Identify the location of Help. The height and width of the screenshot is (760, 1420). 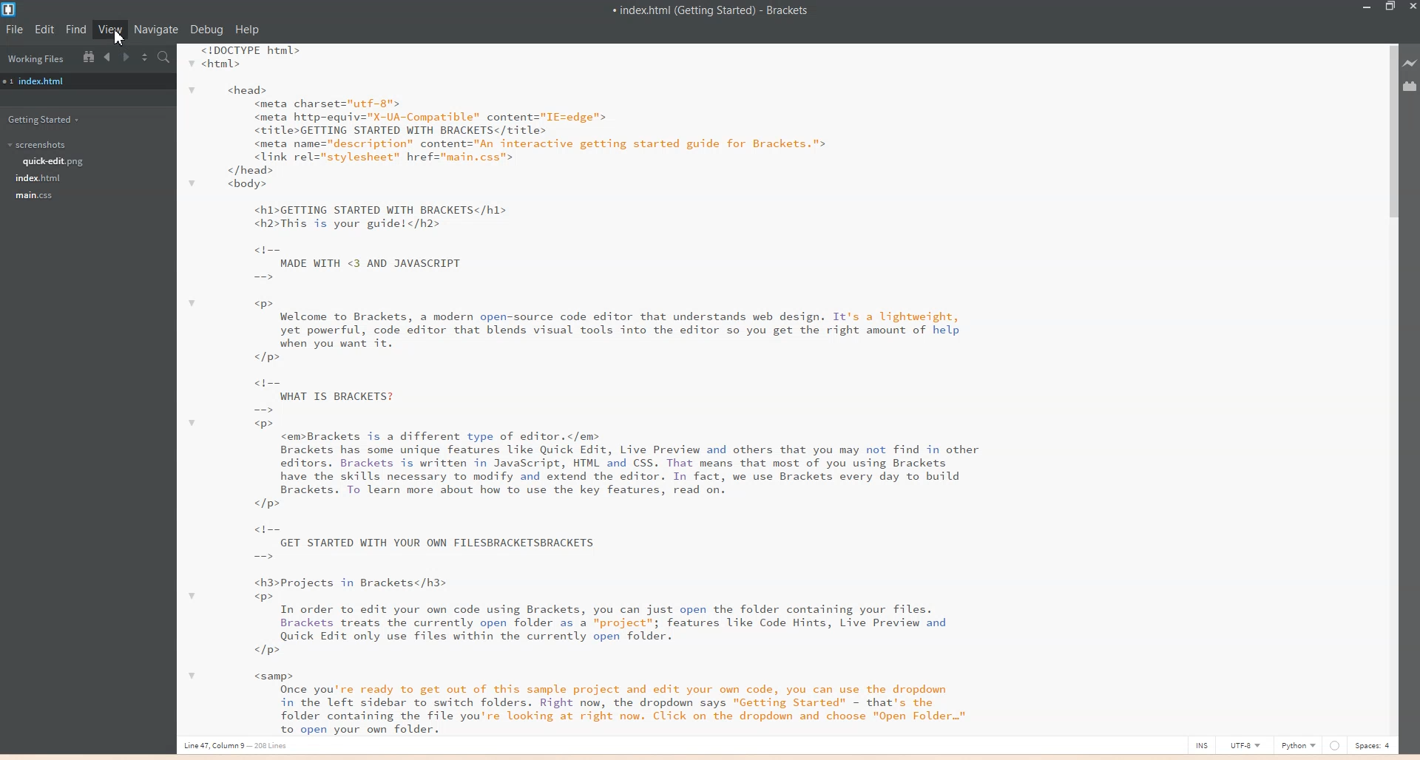
(248, 30).